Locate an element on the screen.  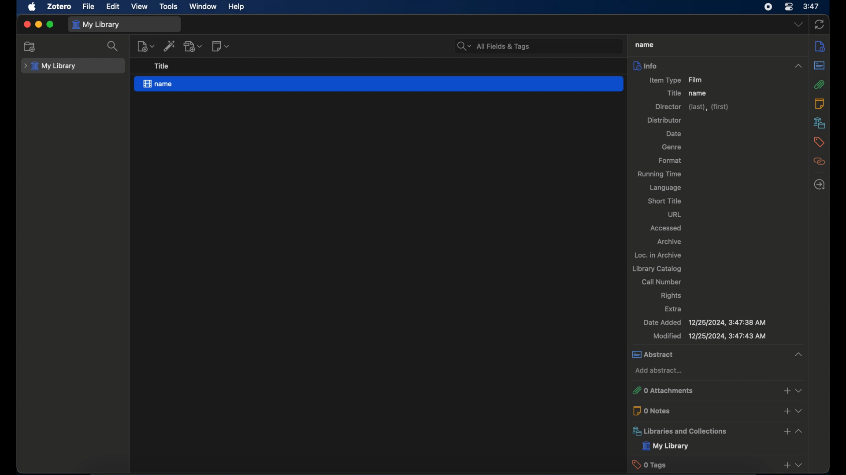
library catalog is located at coordinates (659, 269).